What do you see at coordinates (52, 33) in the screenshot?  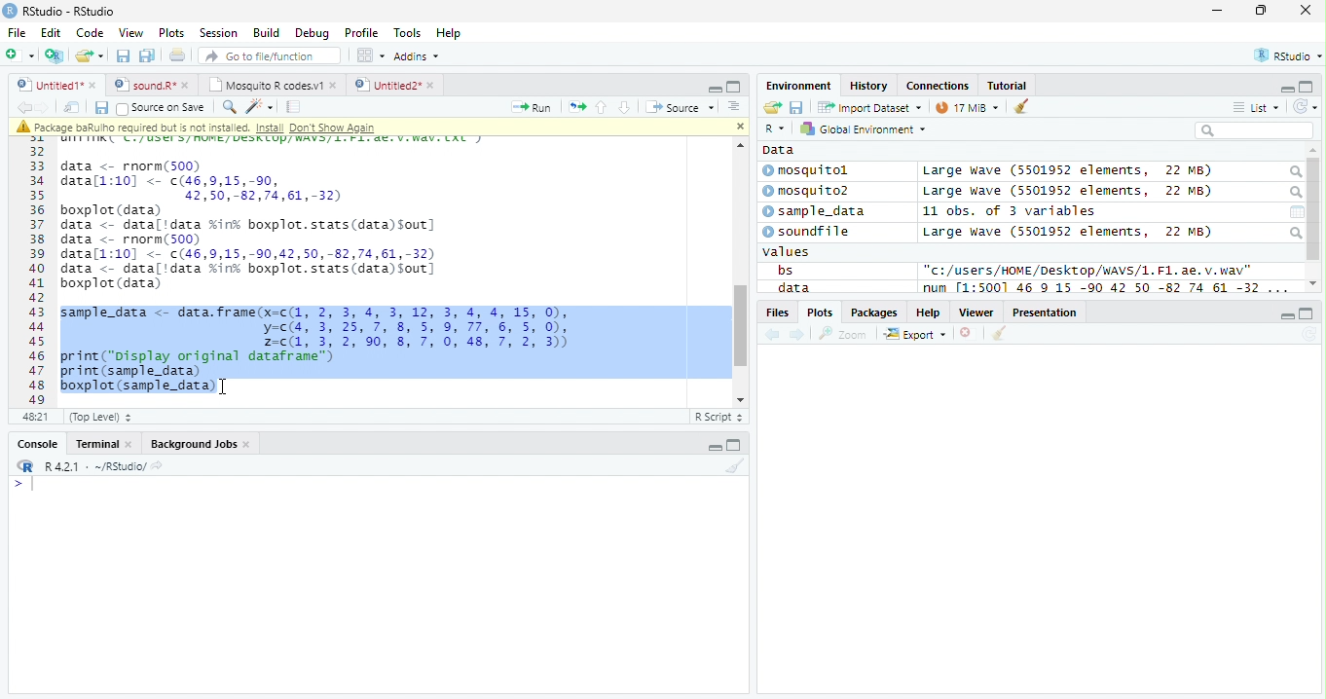 I see `Edit` at bounding box center [52, 33].